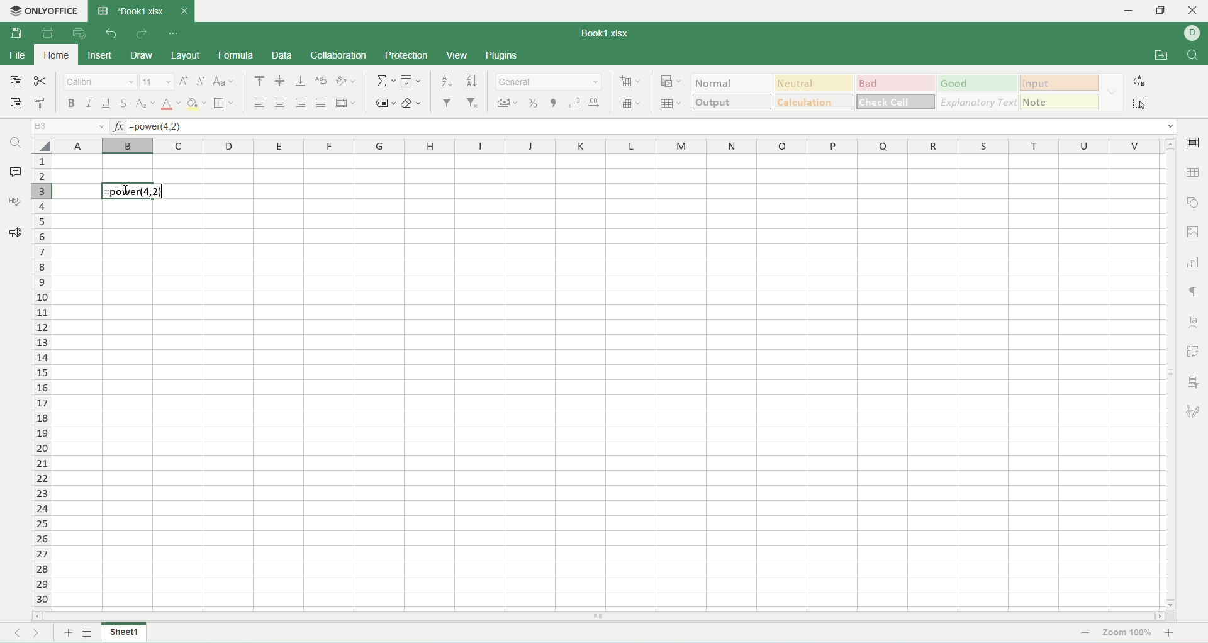  I want to click on justified, so click(321, 103).